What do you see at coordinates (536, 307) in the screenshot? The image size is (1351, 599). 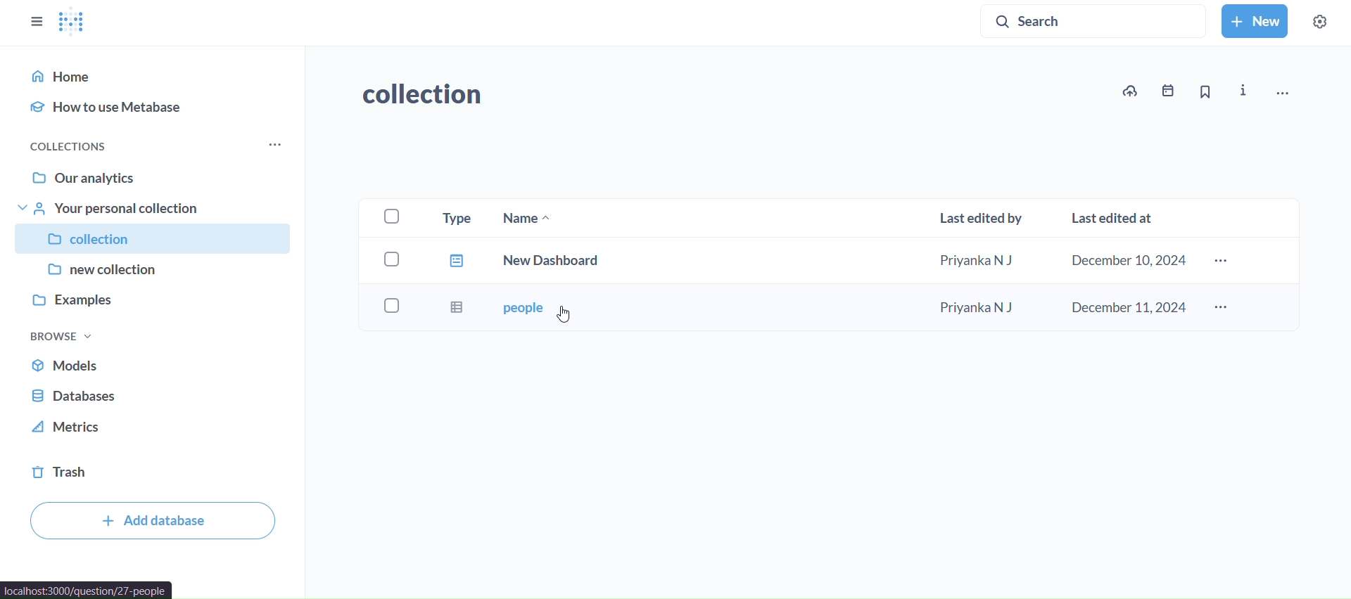 I see `people` at bounding box center [536, 307].